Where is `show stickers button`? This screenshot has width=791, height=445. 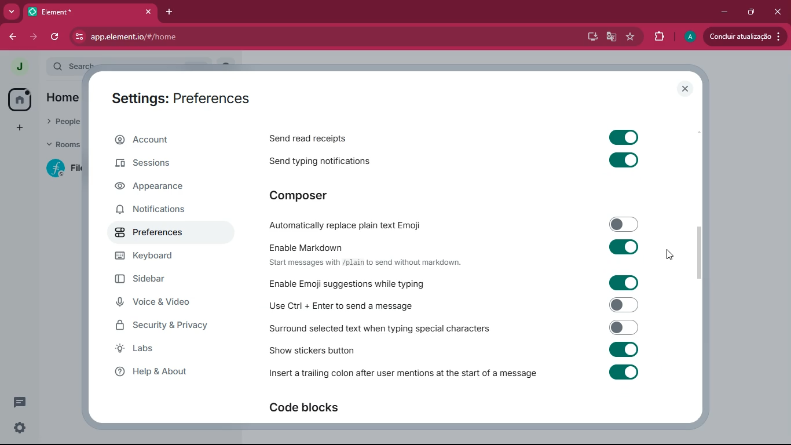
show stickers button is located at coordinates (313, 352).